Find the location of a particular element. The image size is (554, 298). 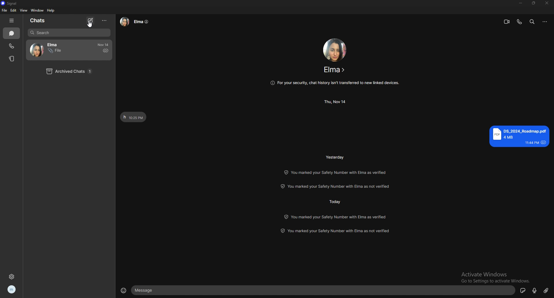

view is located at coordinates (24, 11).